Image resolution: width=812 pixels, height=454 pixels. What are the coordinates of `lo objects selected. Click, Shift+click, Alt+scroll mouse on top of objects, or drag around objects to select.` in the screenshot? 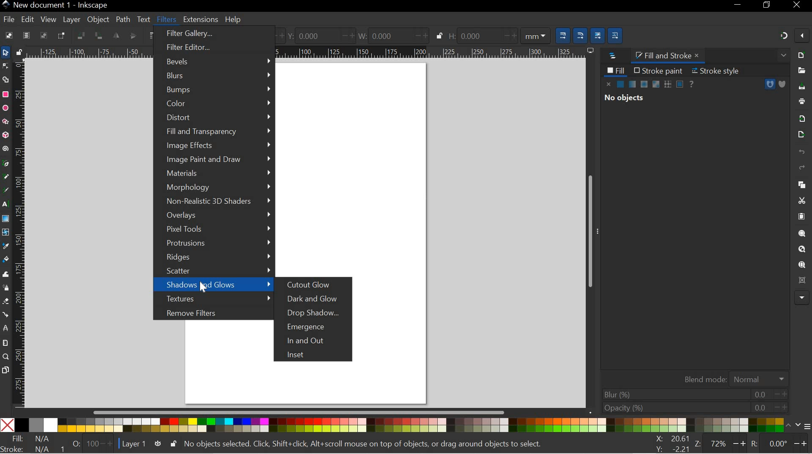 It's located at (366, 445).